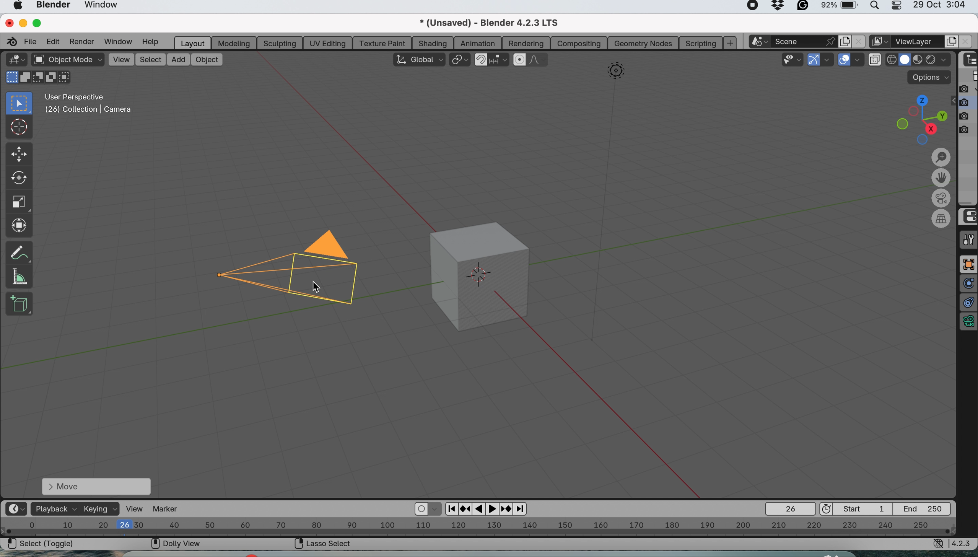  What do you see at coordinates (319, 545) in the screenshot?
I see `Lasso select` at bounding box center [319, 545].